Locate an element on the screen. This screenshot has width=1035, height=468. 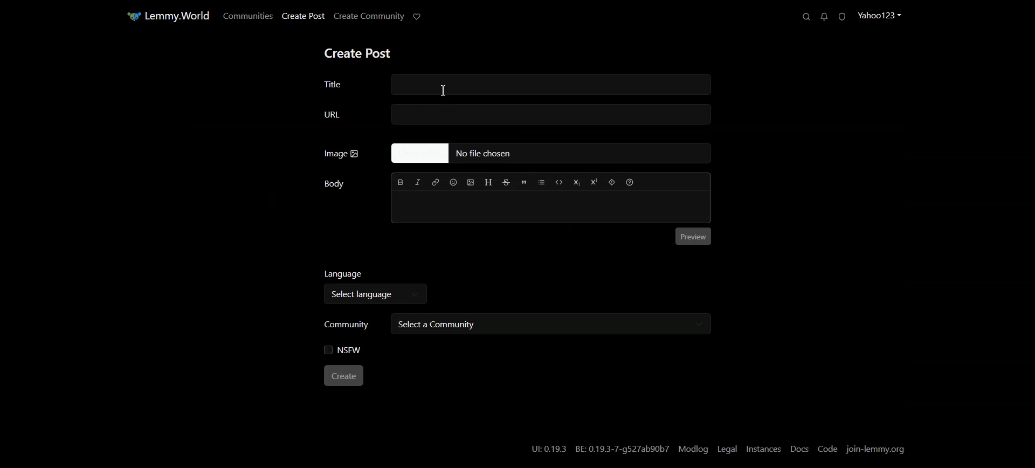
Superscript is located at coordinates (594, 182).